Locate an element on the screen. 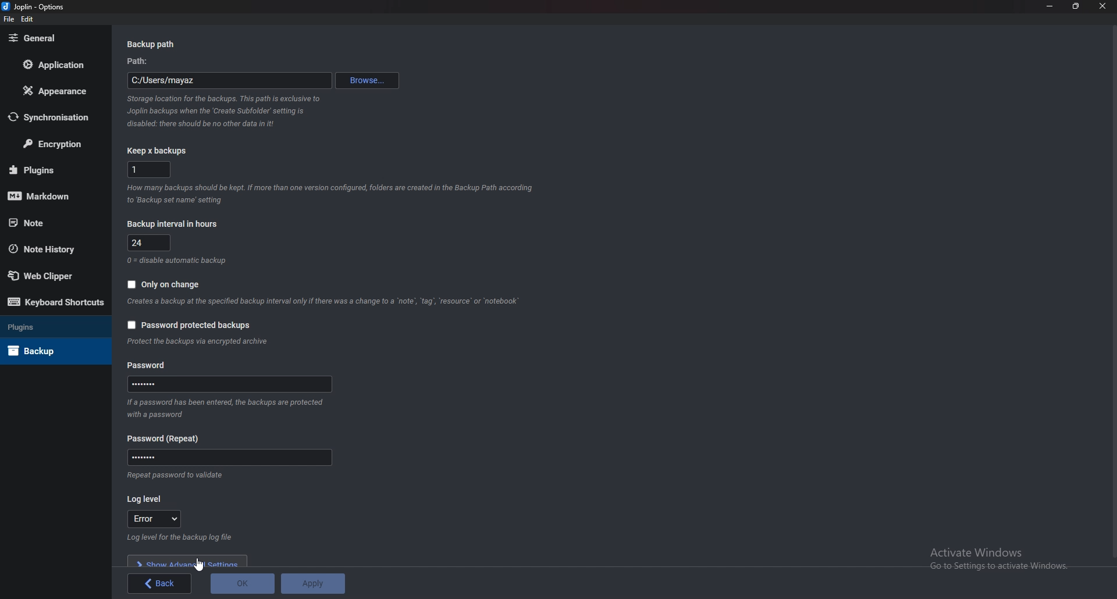  markdown is located at coordinates (51, 195).